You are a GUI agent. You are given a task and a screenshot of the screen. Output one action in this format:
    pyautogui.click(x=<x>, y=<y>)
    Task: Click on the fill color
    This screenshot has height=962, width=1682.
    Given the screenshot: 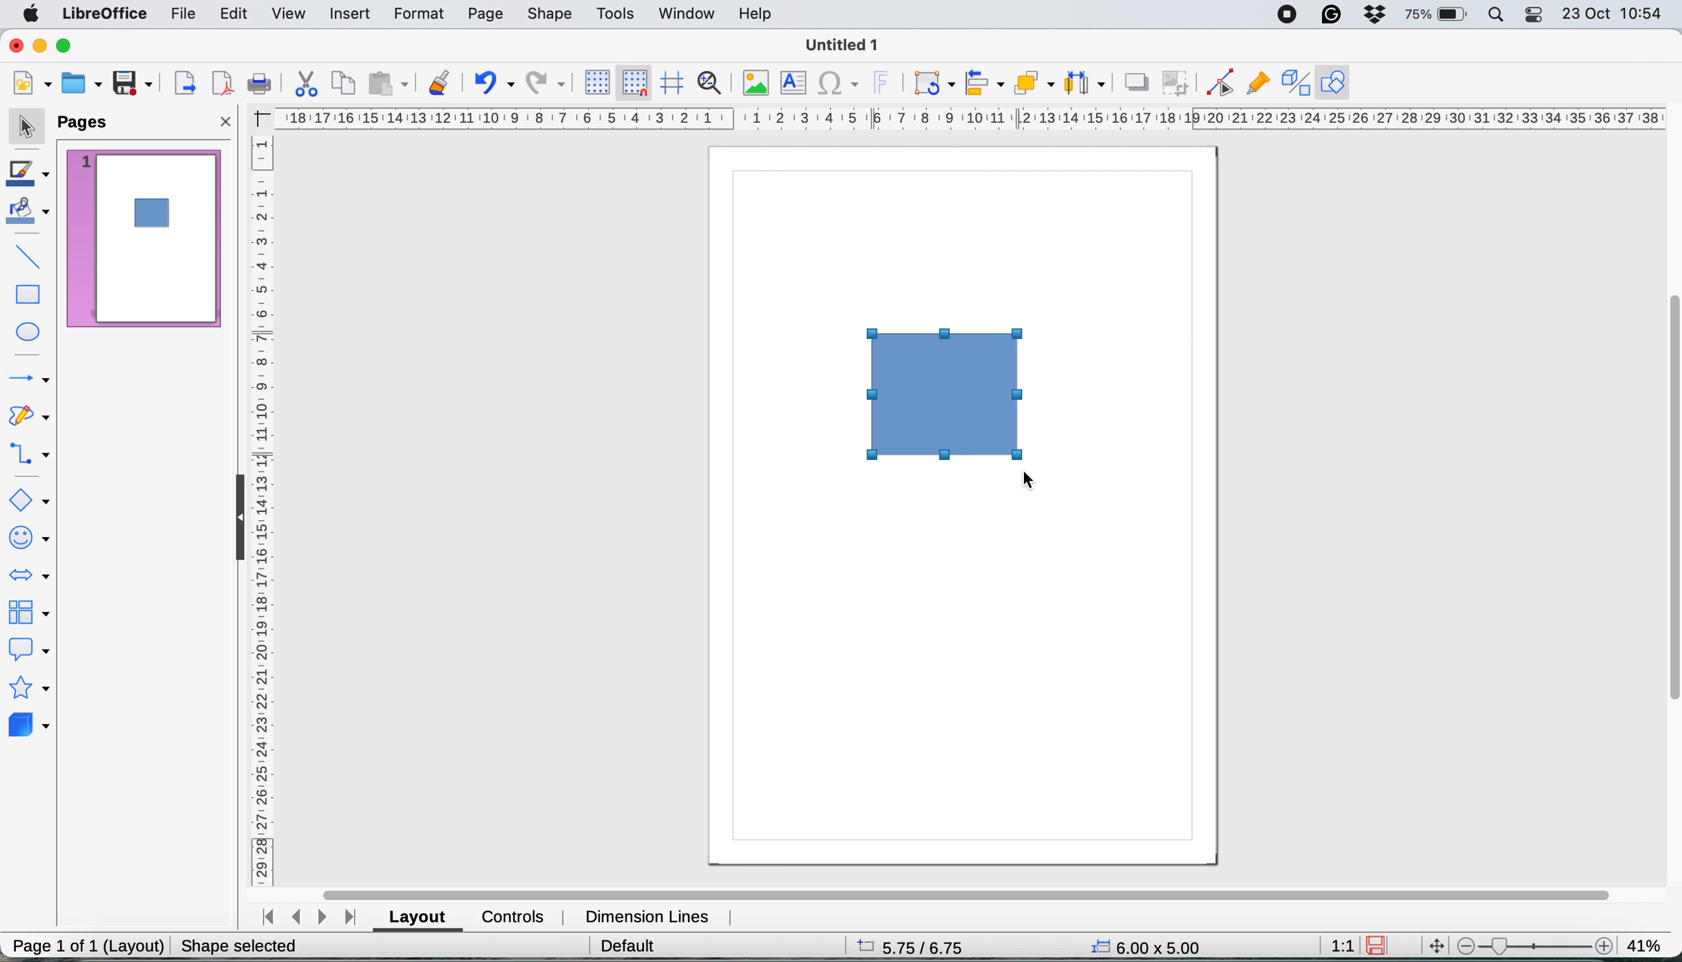 What is the action you would take?
    pyautogui.click(x=31, y=215)
    